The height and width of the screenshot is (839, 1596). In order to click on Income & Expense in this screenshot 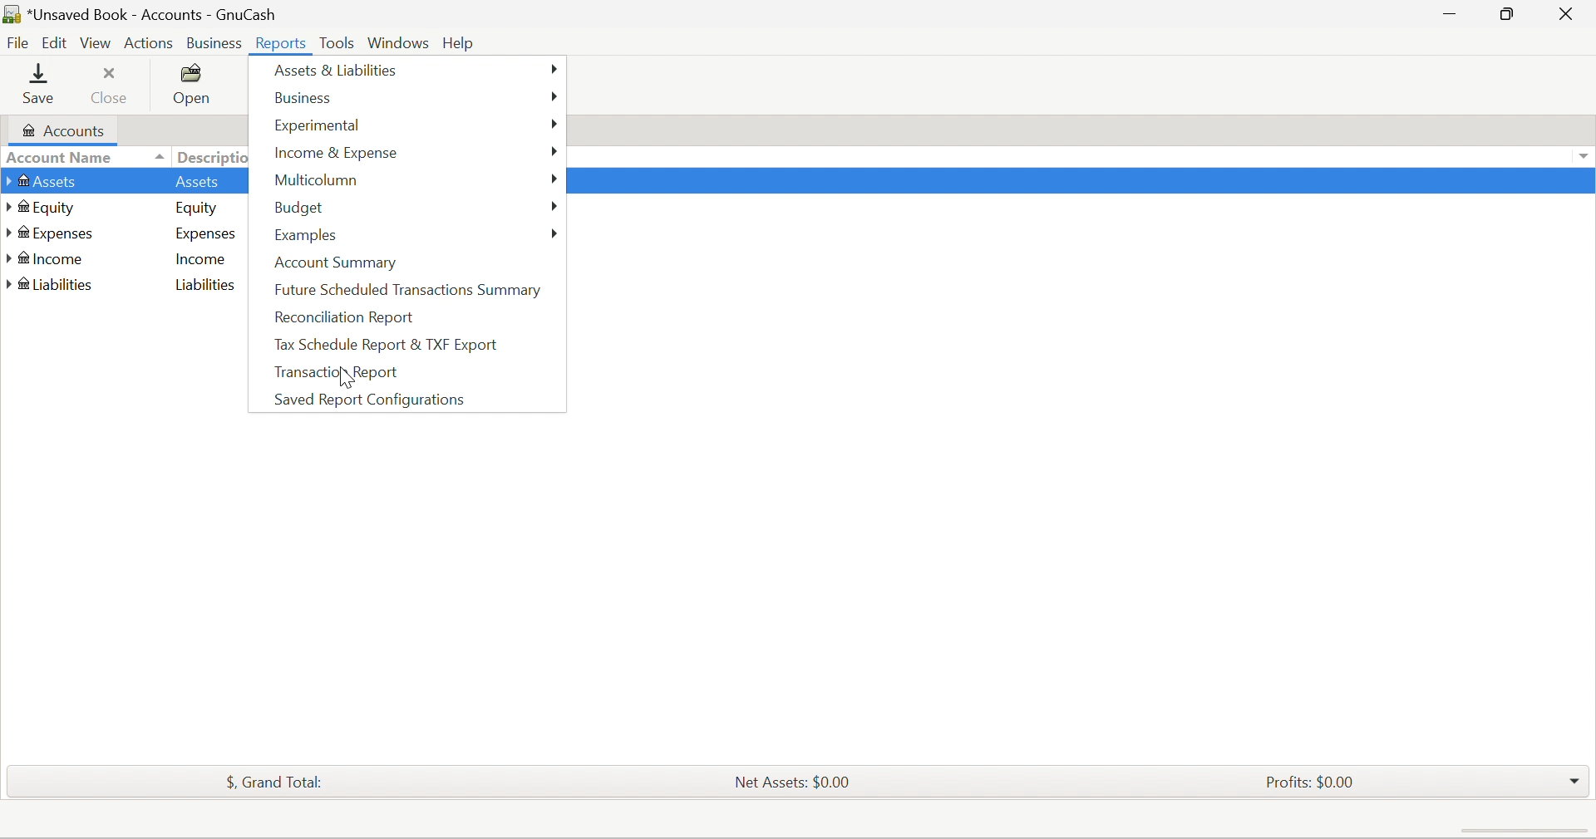, I will do `click(337, 152)`.